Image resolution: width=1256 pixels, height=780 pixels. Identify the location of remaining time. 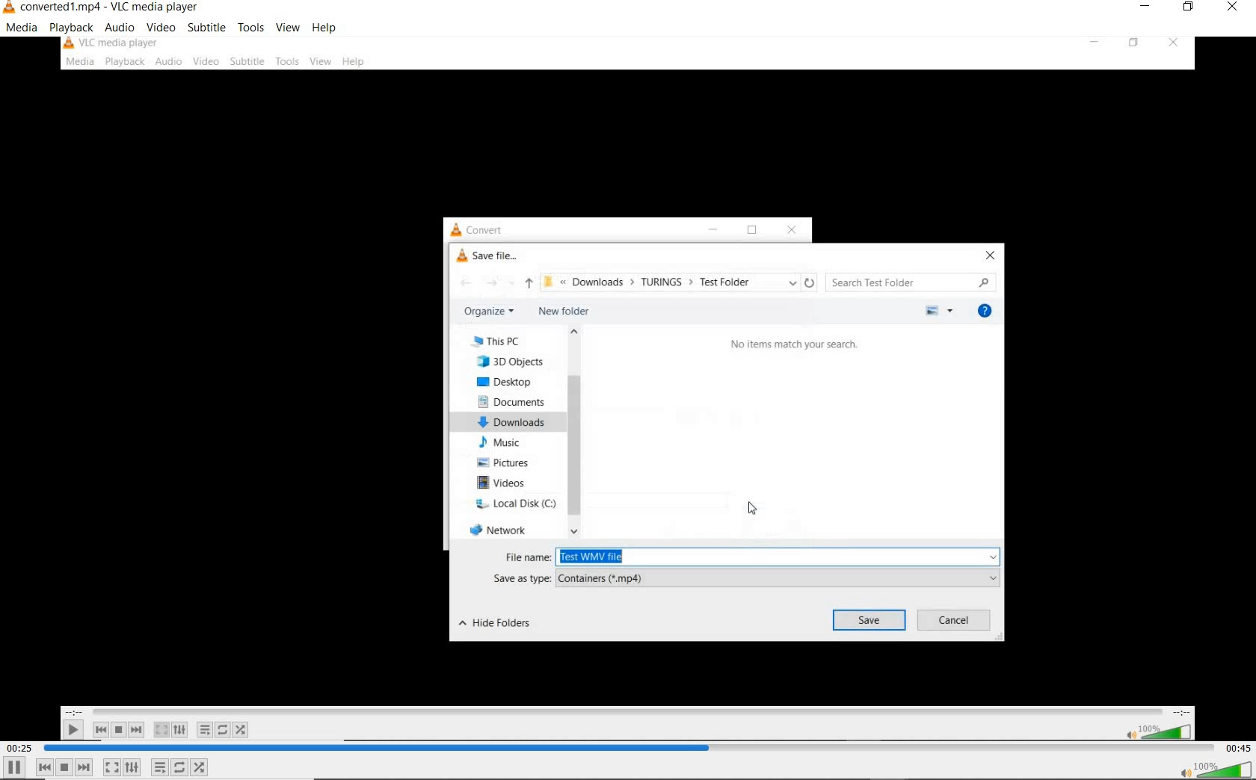
(1237, 749).